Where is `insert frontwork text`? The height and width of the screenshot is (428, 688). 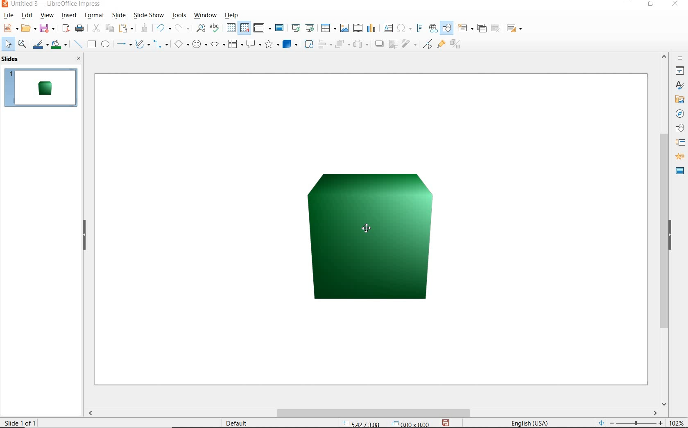
insert frontwork text is located at coordinates (420, 29).